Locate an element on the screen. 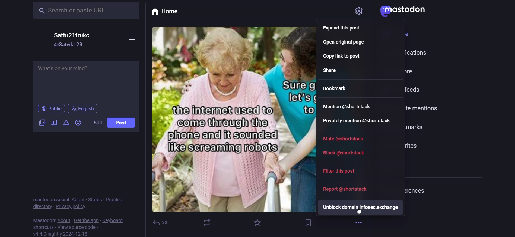 The width and height of the screenshot is (515, 237). get the app is located at coordinates (87, 219).